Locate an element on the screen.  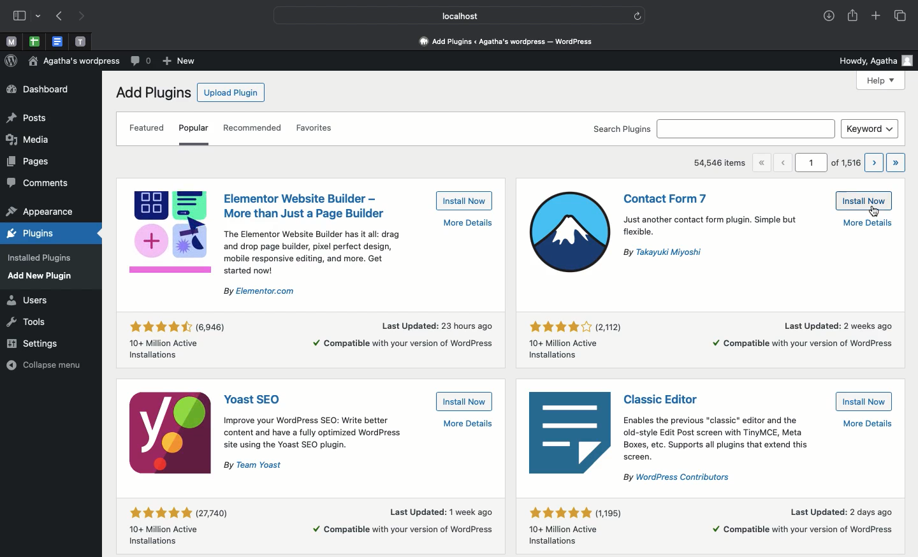
Help is located at coordinates (882, 80).